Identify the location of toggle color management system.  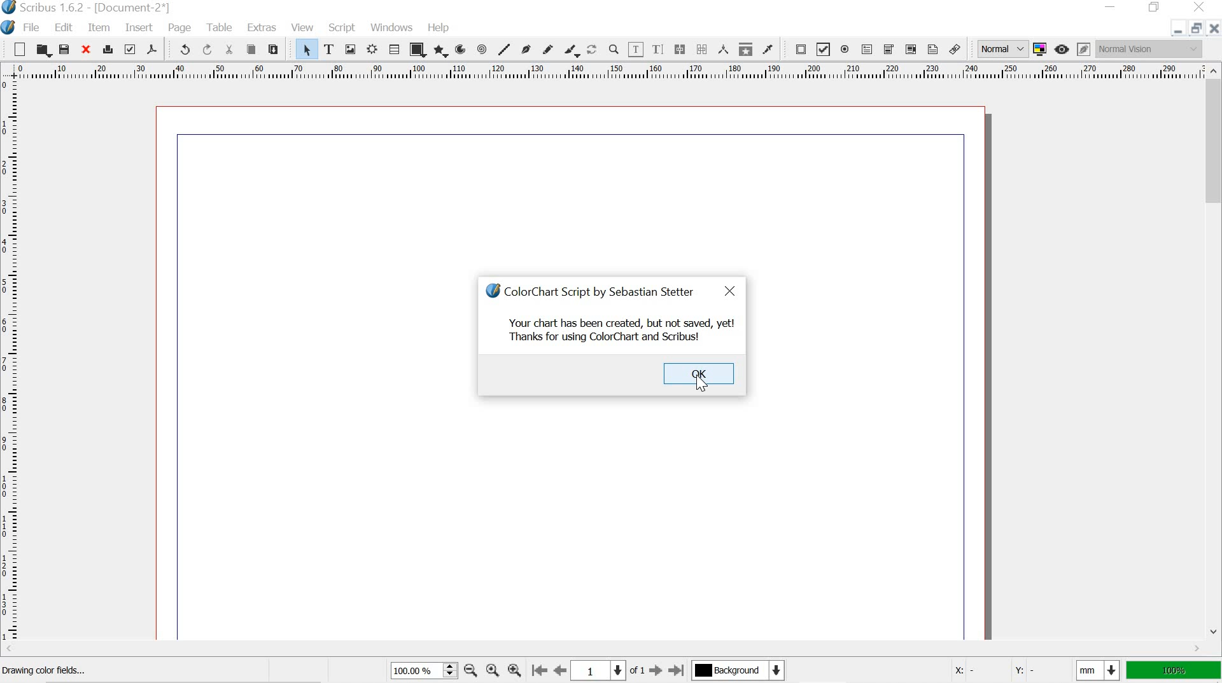
(1041, 48).